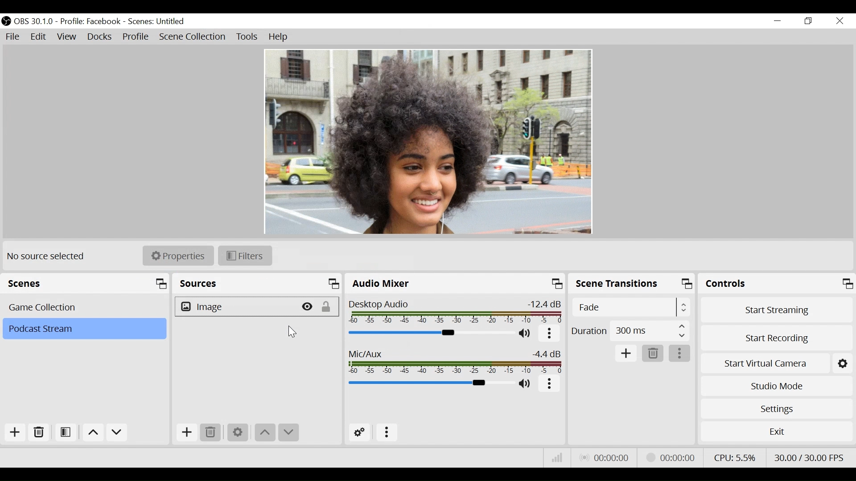 The width and height of the screenshot is (856, 481). What do you see at coordinates (557, 457) in the screenshot?
I see `Bitrate` at bounding box center [557, 457].